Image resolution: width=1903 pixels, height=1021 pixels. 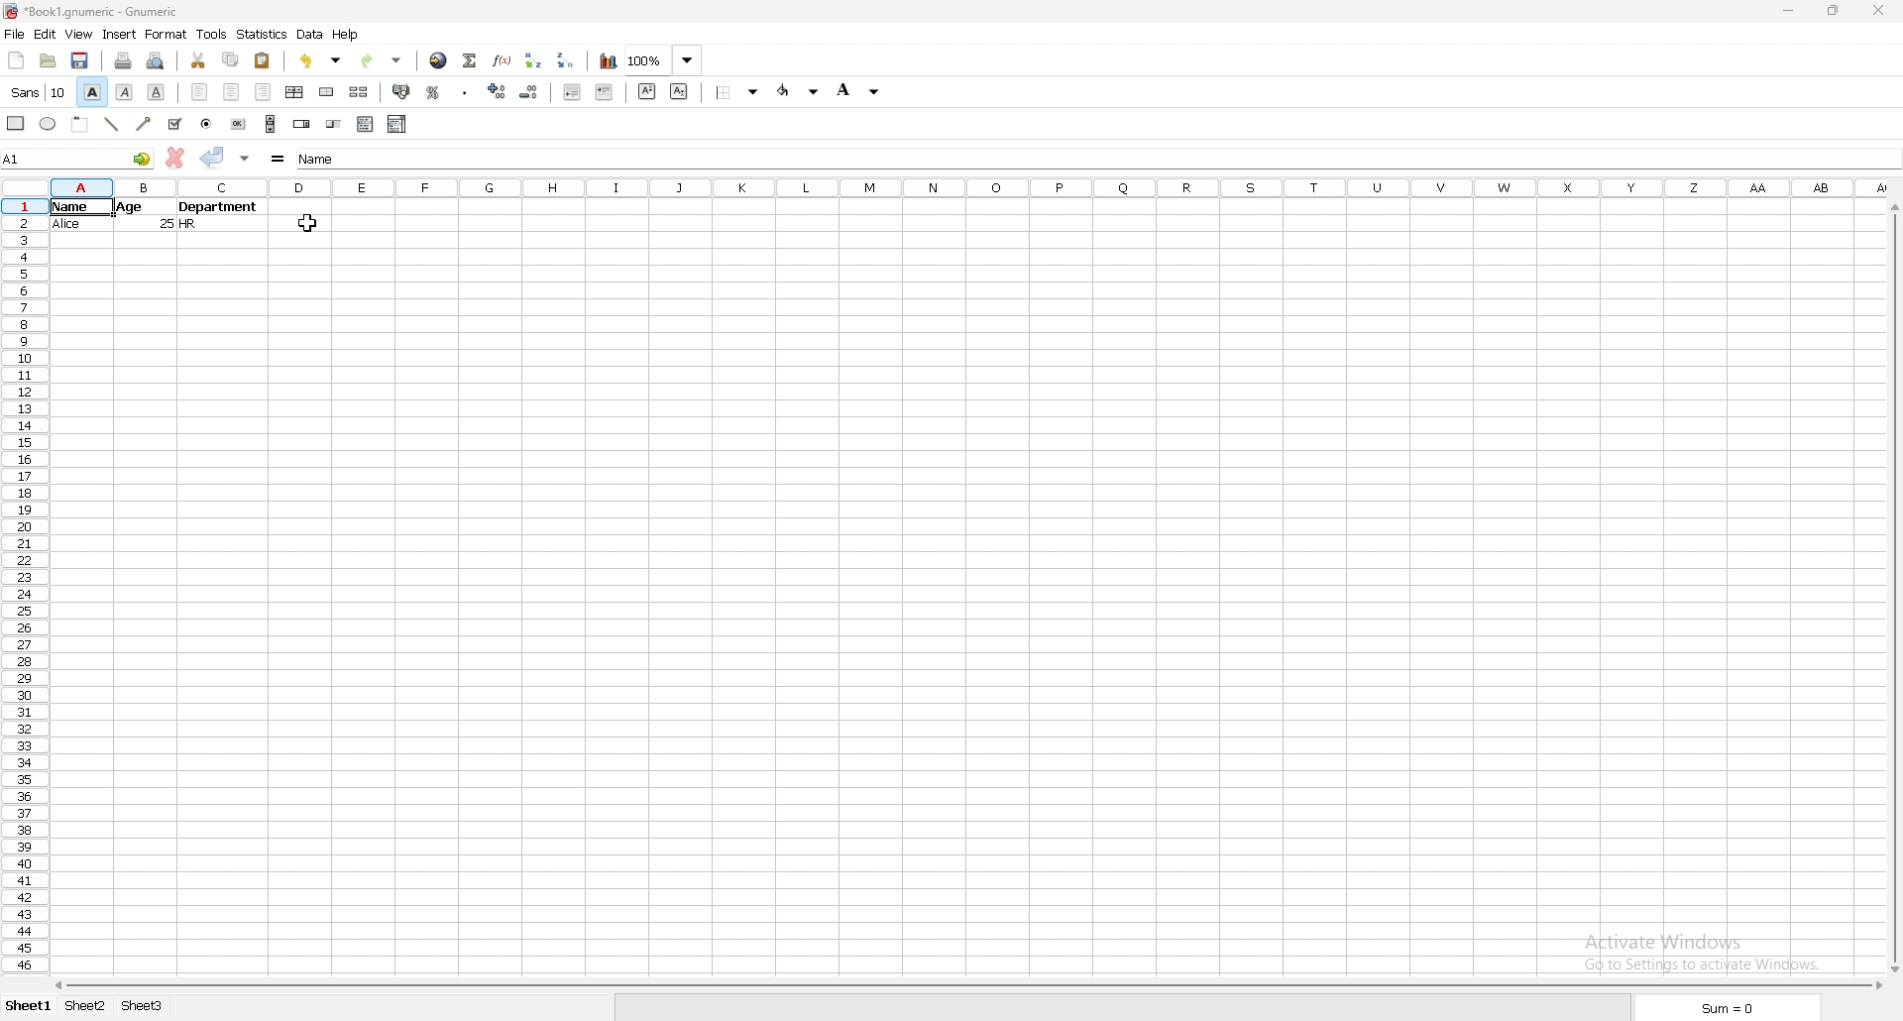 I want to click on close, so click(x=1877, y=12).